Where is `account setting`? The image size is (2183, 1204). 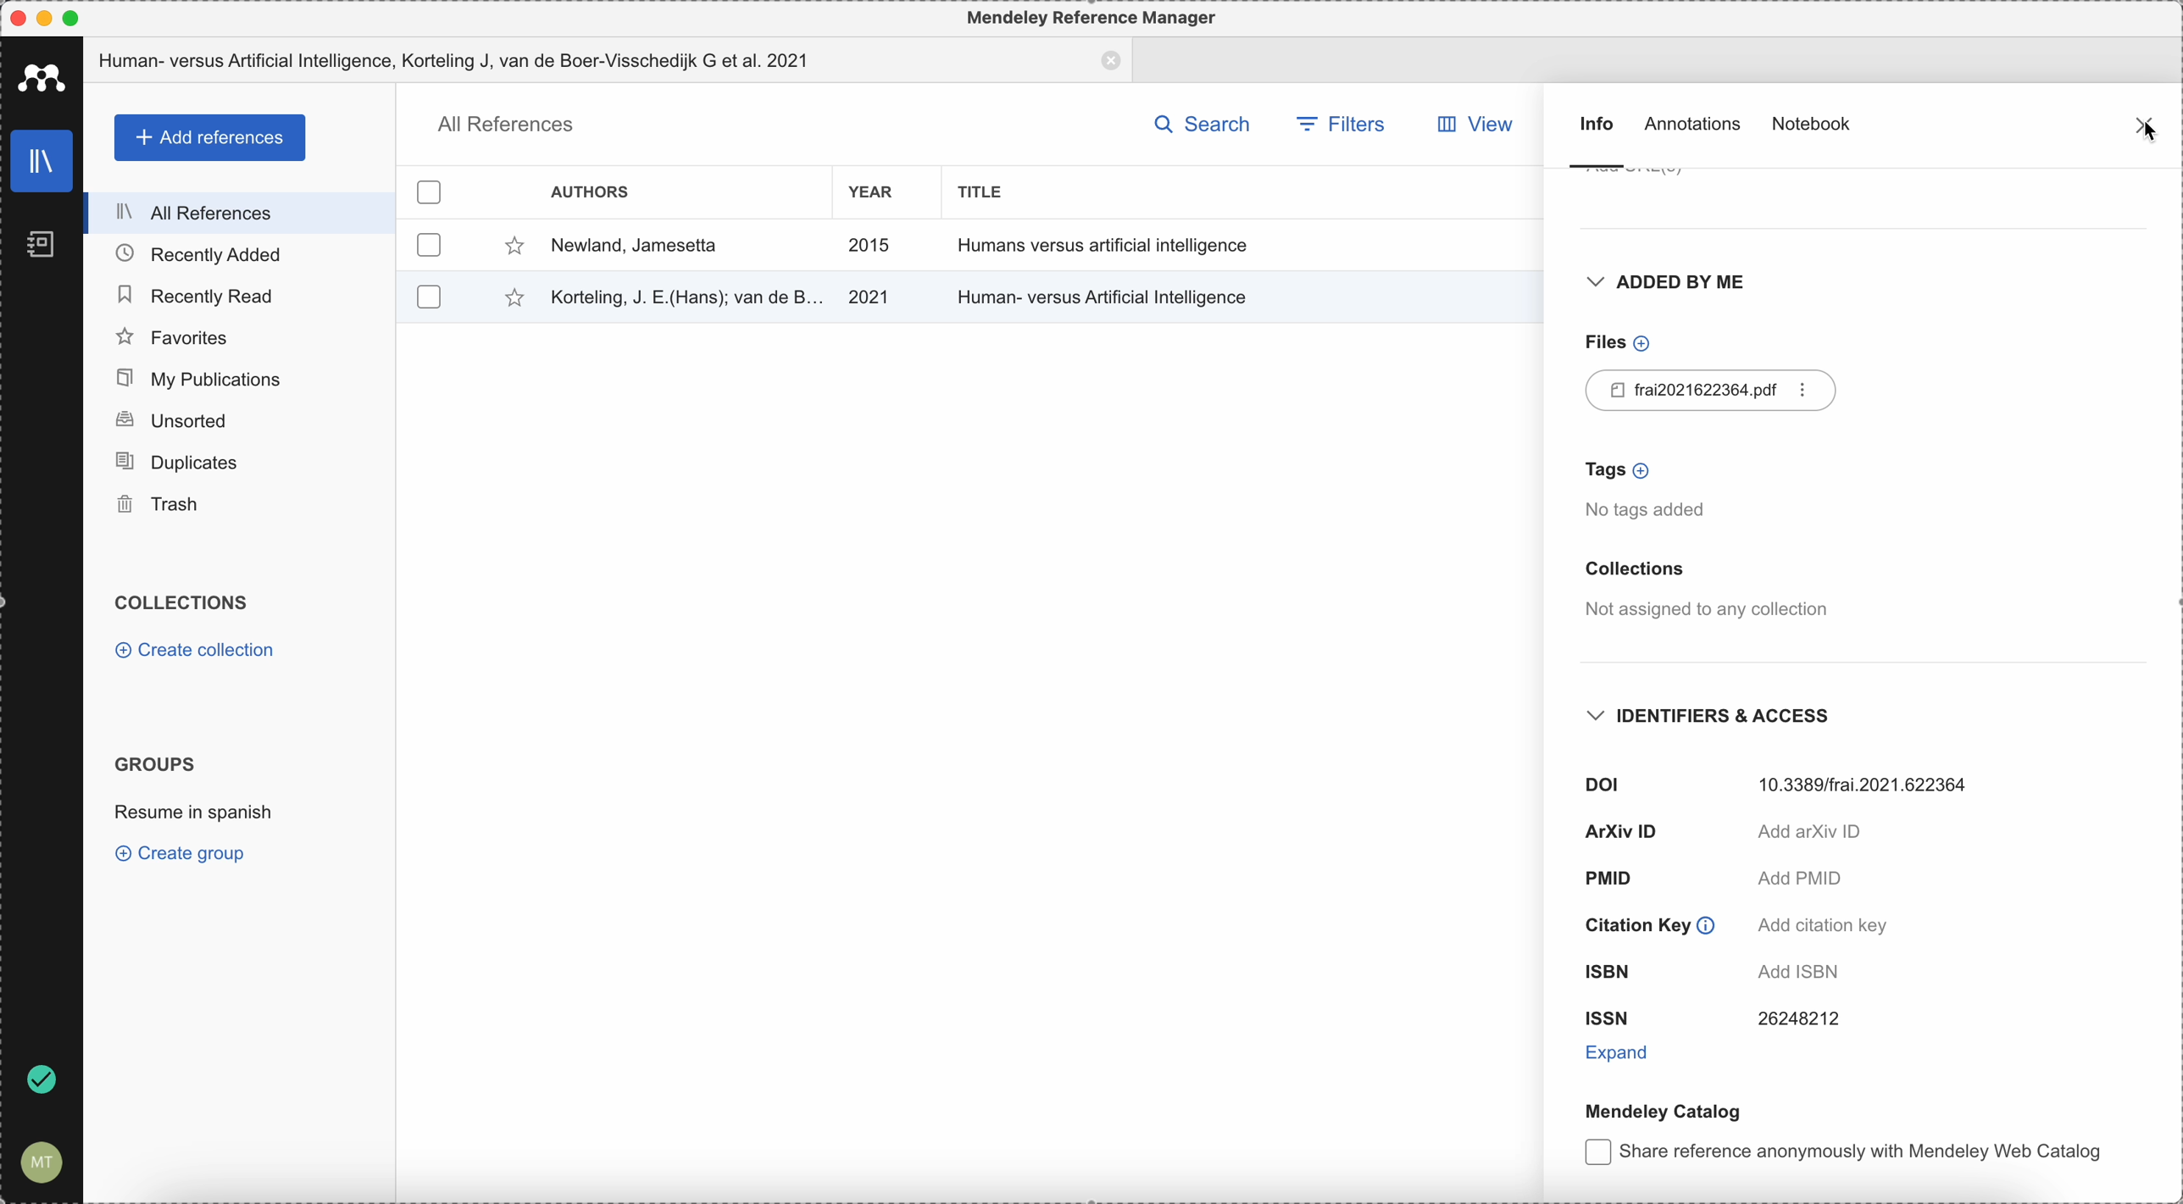
account setting is located at coordinates (42, 1161).